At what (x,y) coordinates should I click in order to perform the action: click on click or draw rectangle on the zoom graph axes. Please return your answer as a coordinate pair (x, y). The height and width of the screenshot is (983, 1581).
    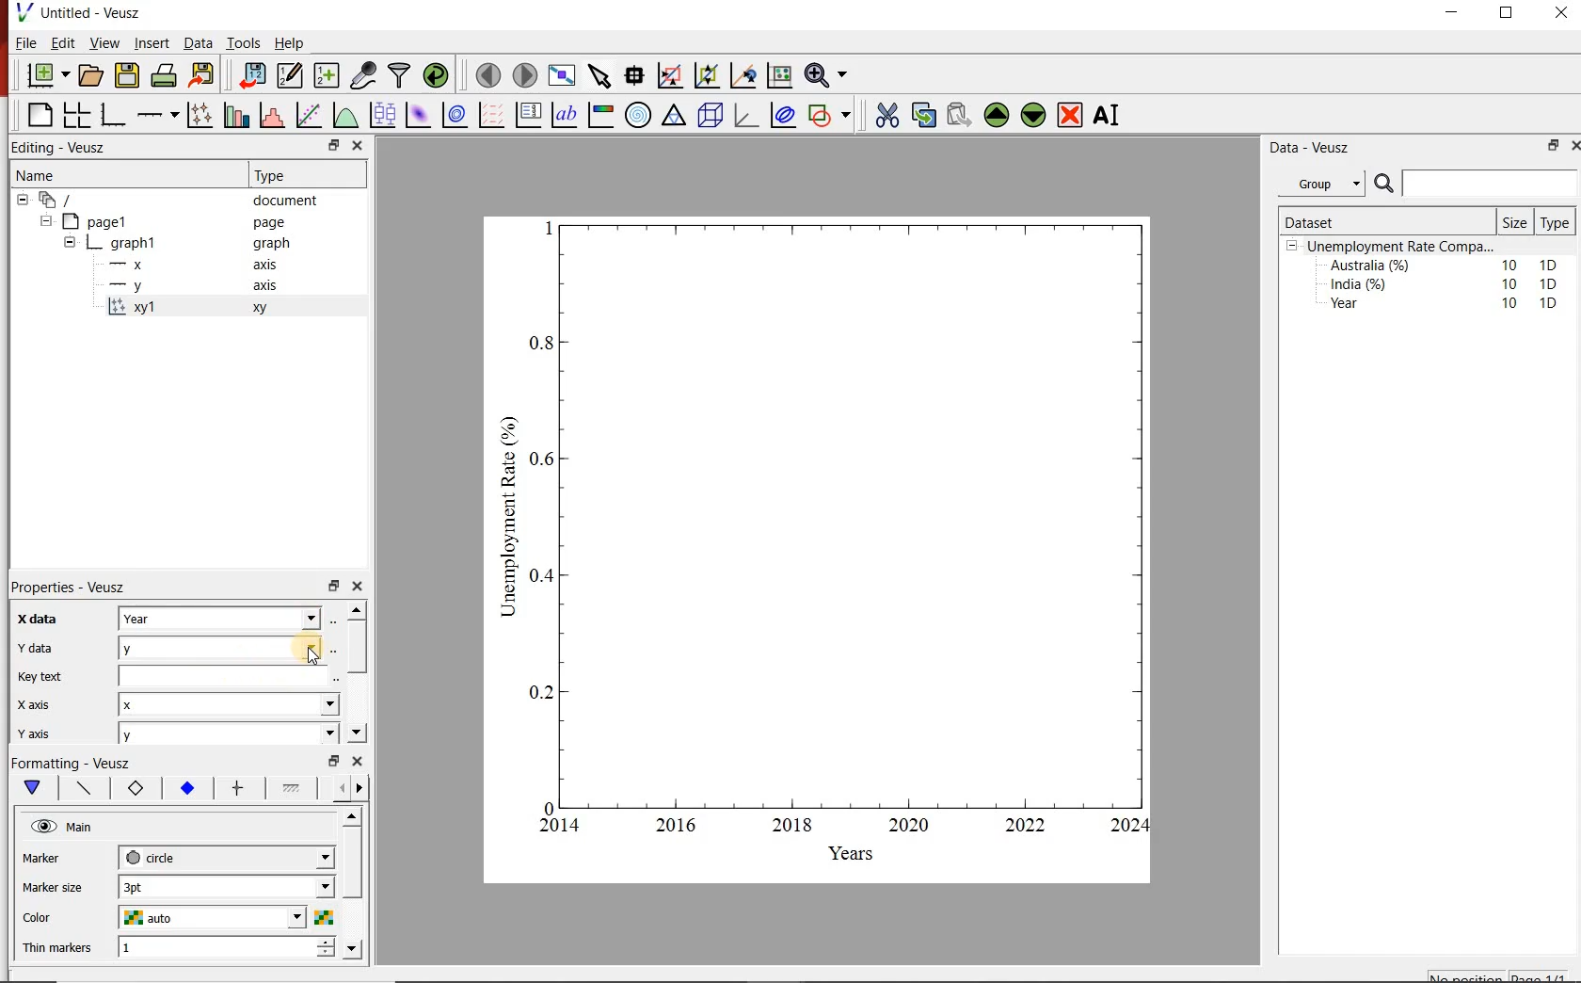
    Looking at the image, I should click on (671, 76).